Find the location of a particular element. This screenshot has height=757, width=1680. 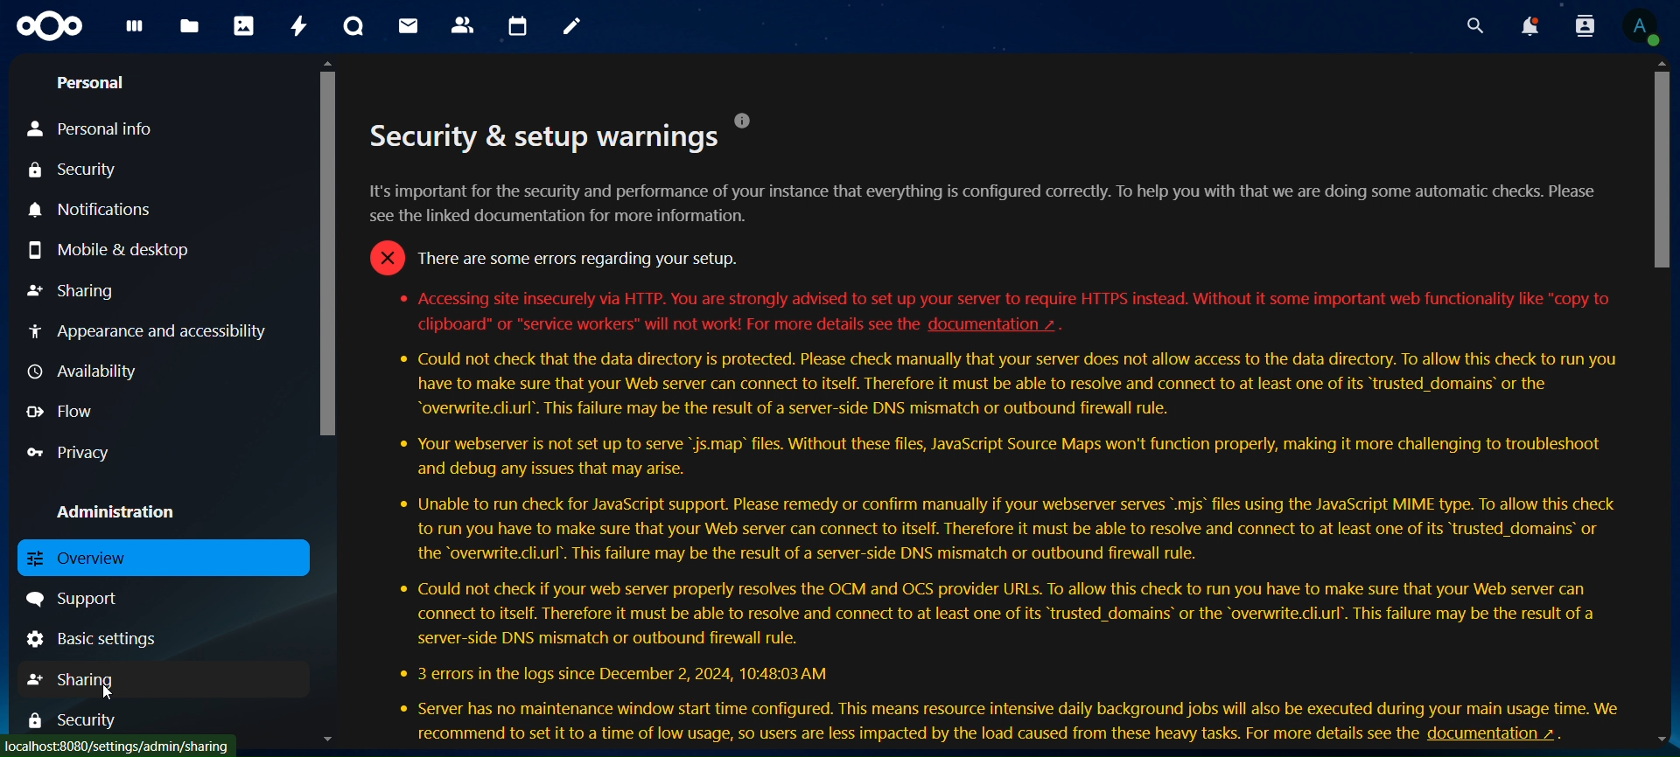

appearance and accessibilty is located at coordinates (149, 328).